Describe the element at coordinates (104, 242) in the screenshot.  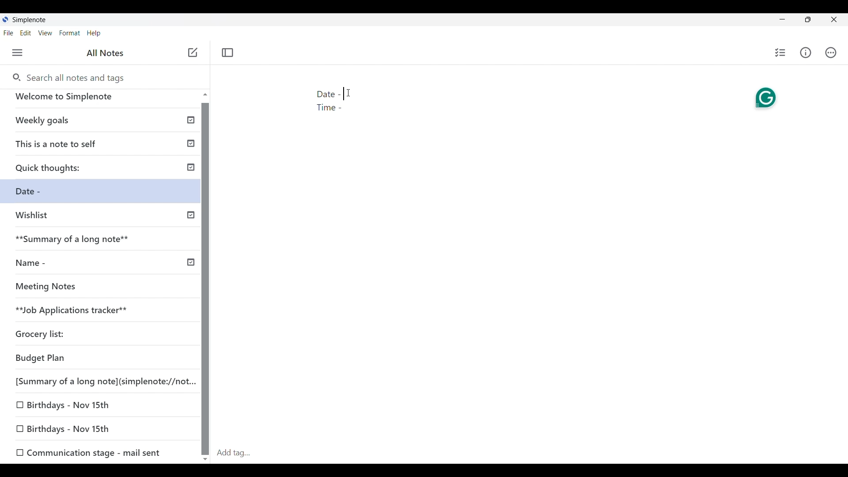
I see `Published note, indicated by check icon` at that location.